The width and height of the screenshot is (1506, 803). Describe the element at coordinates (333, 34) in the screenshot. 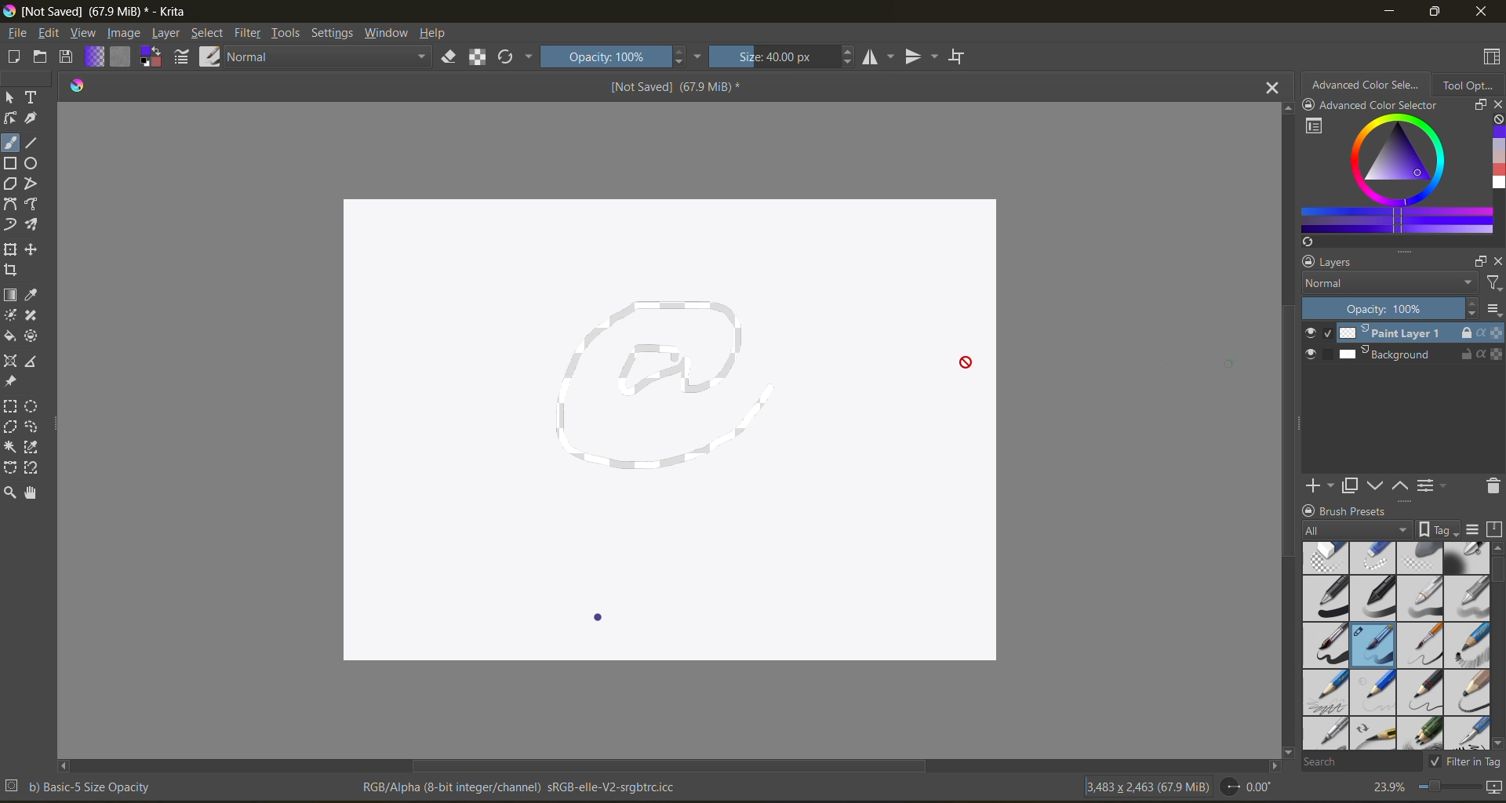

I see `settings` at that location.